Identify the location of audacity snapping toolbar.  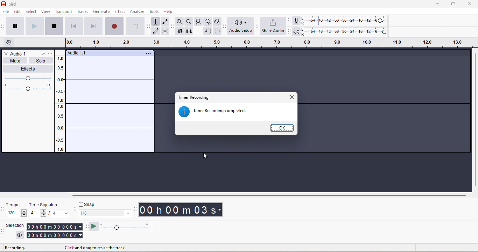
(75, 209).